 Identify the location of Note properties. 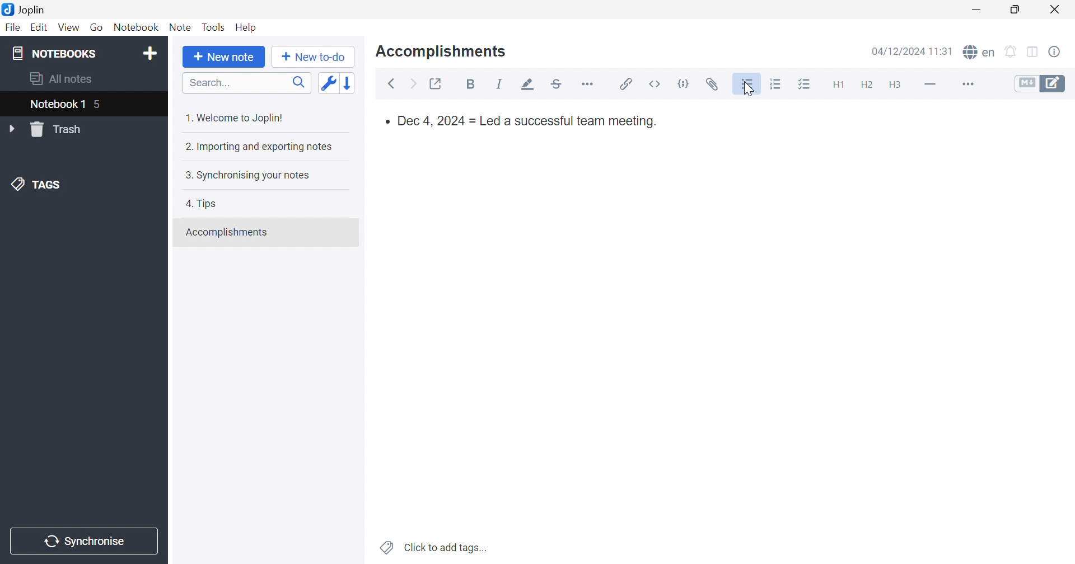
(1057, 53).